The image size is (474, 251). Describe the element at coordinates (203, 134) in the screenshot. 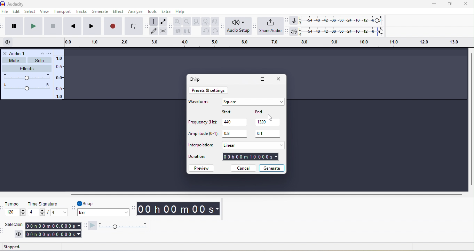

I see `amplitude (0-1): ` at that location.